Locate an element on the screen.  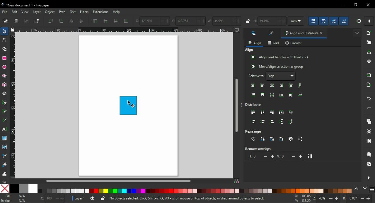
lower to bottom is located at coordinates (126, 21).